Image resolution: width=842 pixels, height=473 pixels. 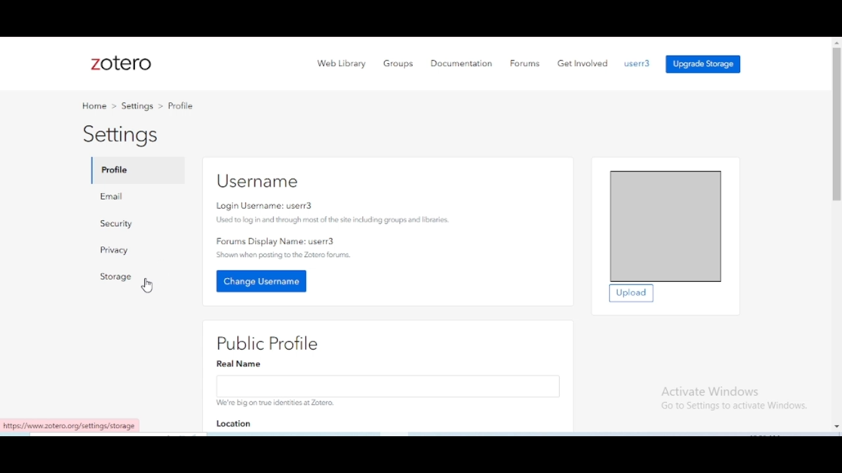 What do you see at coordinates (837, 235) in the screenshot?
I see `vertical scroll bar` at bounding box center [837, 235].